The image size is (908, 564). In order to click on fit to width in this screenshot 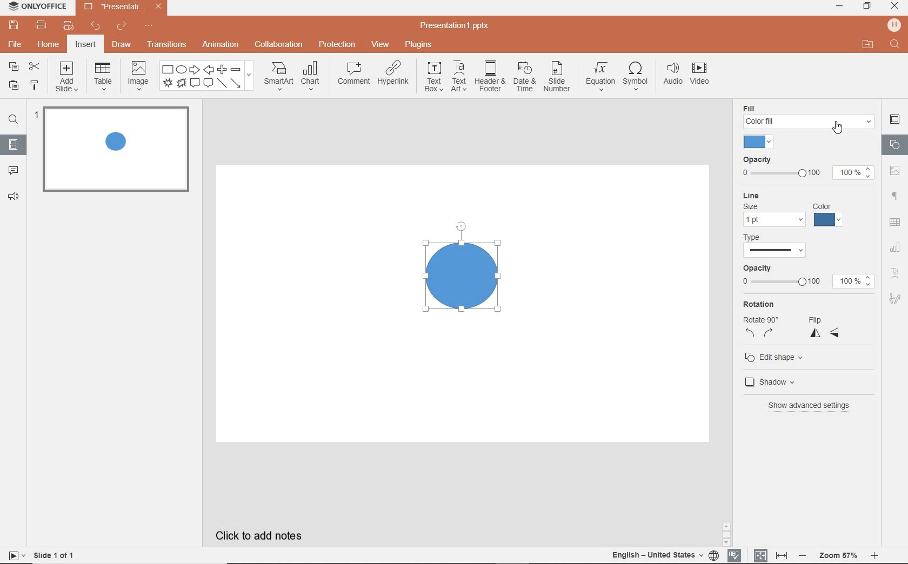, I will do `click(782, 554)`.